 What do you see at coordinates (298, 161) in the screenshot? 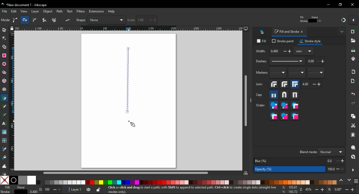
I see `blur` at bounding box center [298, 161].